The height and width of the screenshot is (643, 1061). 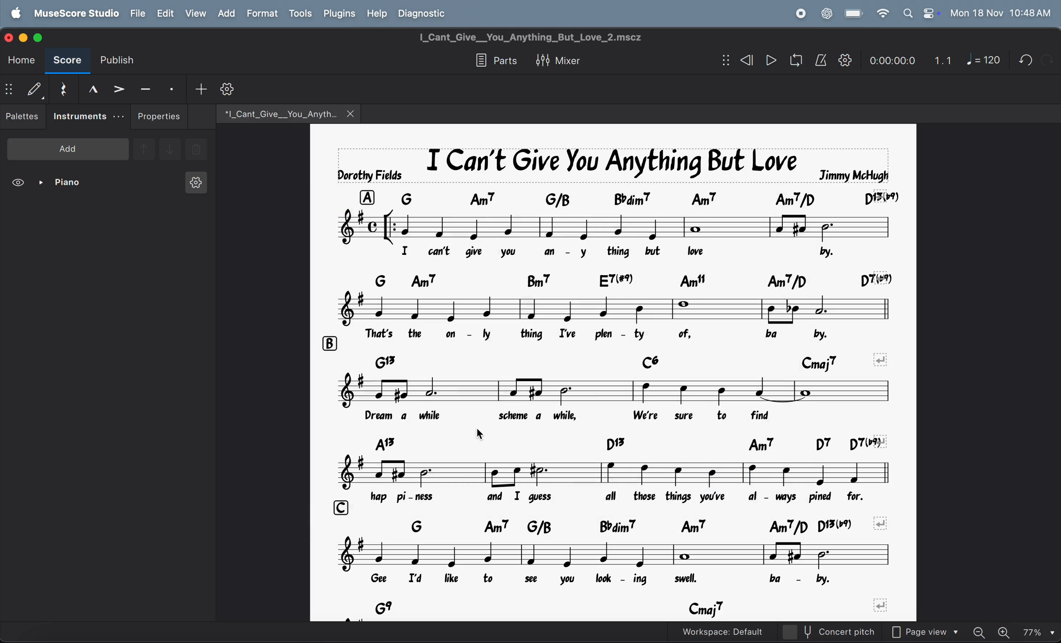 What do you see at coordinates (67, 62) in the screenshot?
I see `score ` at bounding box center [67, 62].